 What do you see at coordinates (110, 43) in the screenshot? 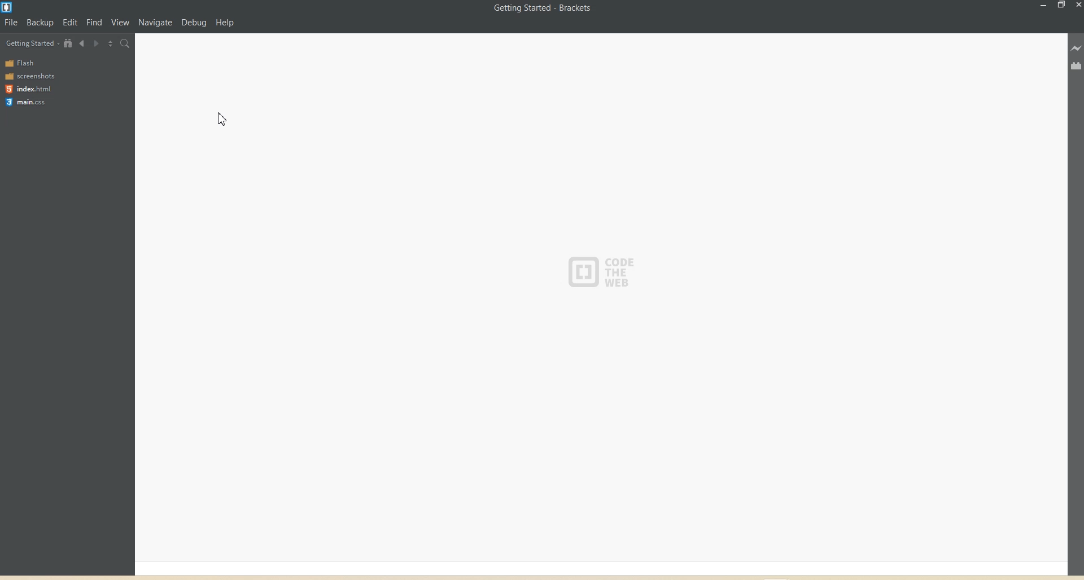
I see `Split The Editor vertically and Horizontally` at bounding box center [110, 43].